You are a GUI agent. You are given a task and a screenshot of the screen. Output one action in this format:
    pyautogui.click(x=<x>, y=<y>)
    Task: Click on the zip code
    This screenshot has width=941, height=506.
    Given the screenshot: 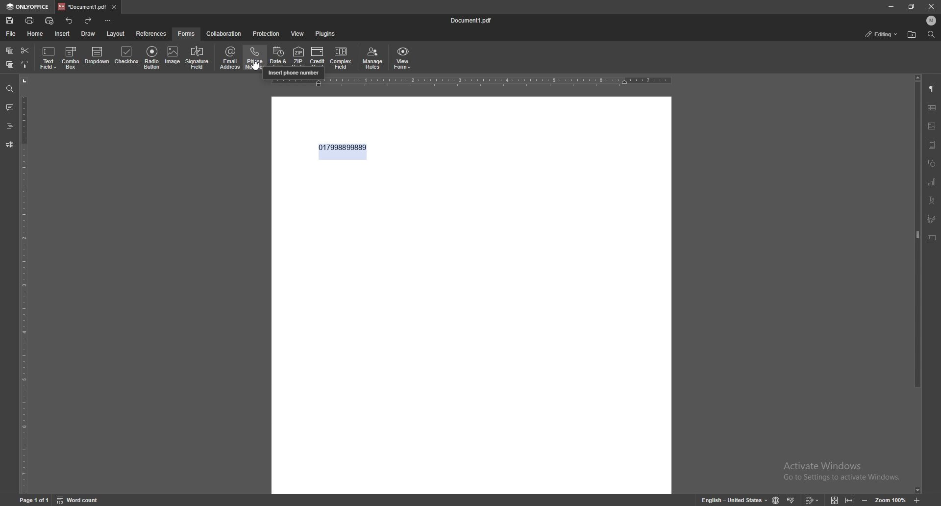 What is the action you would take?
    pyautogui.click(x=299, y=56)
    